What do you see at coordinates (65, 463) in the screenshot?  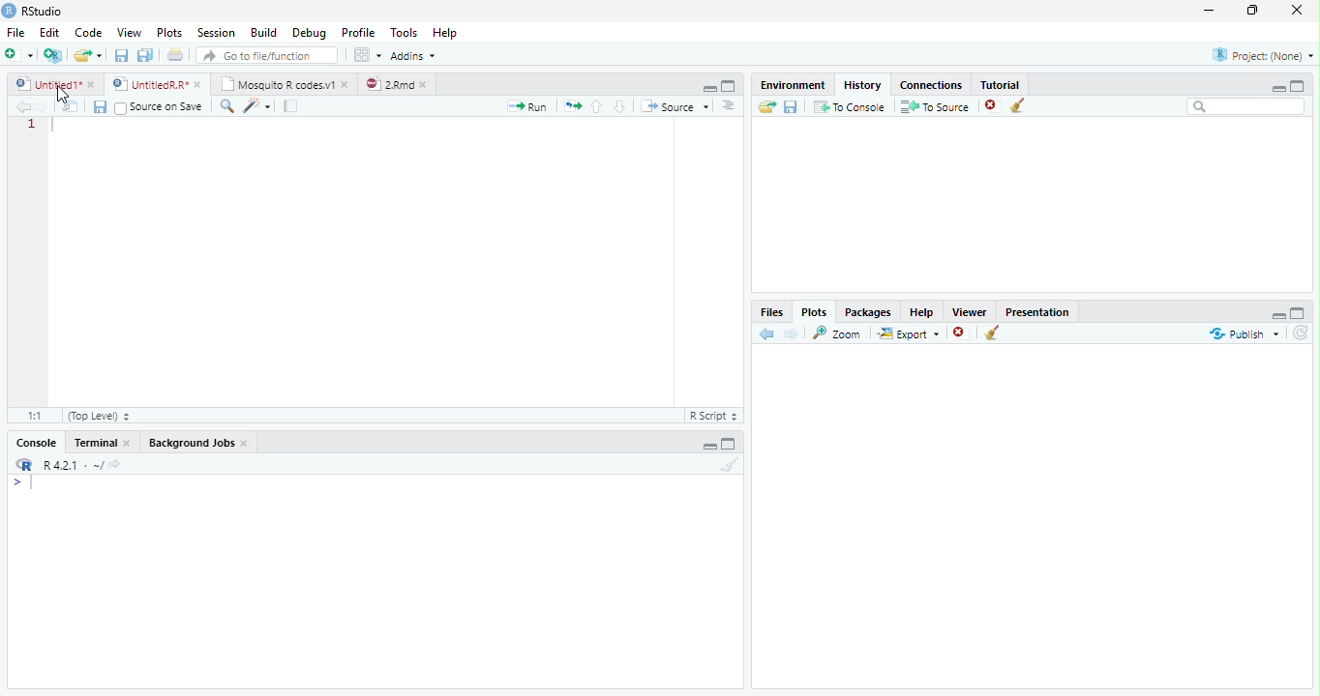 I see `R 4.2.1 ~/` at bounding box center [65, 463].